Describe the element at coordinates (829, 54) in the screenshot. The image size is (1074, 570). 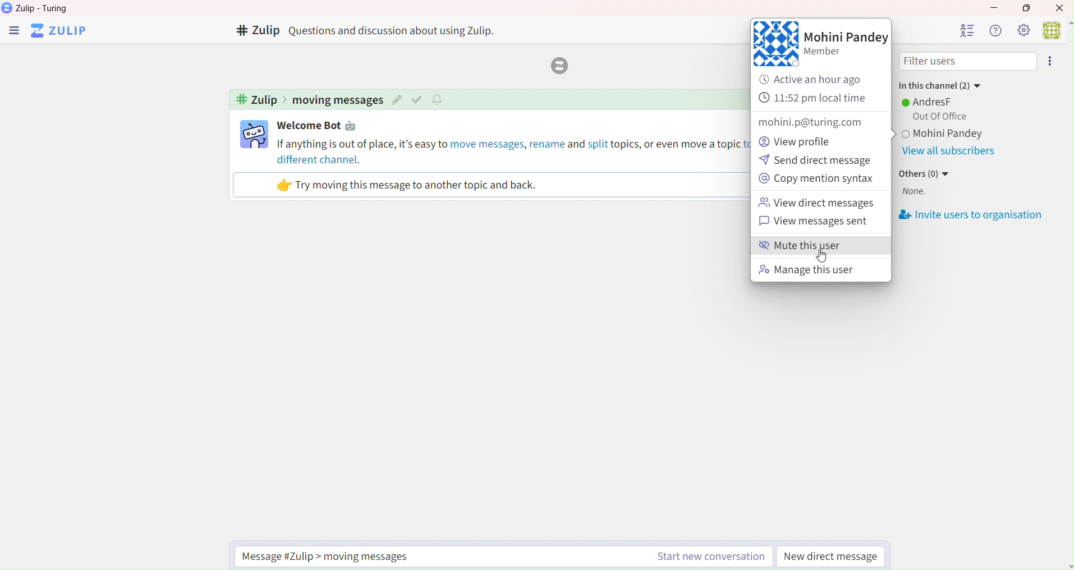
I see `Member` at that location.